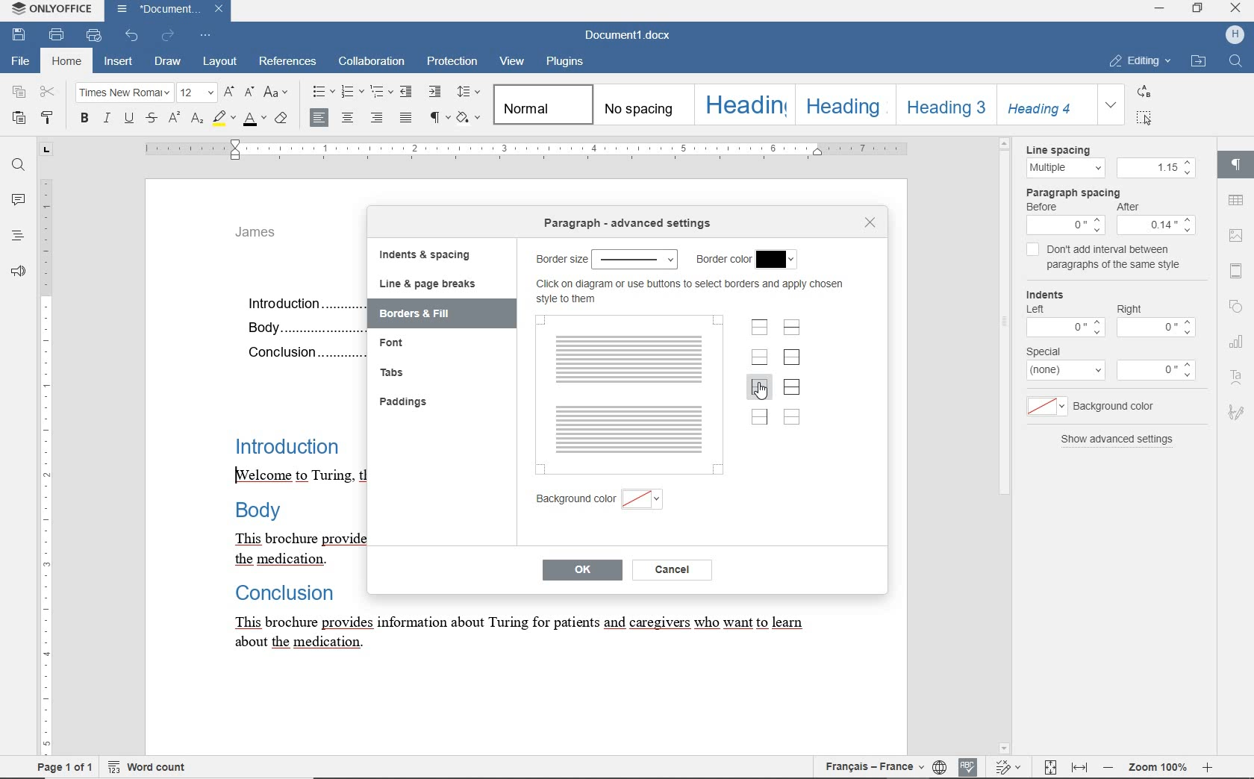 The height and width of the screenshot is (779, 1254). I want to click on no spacing, so click(640, 105).